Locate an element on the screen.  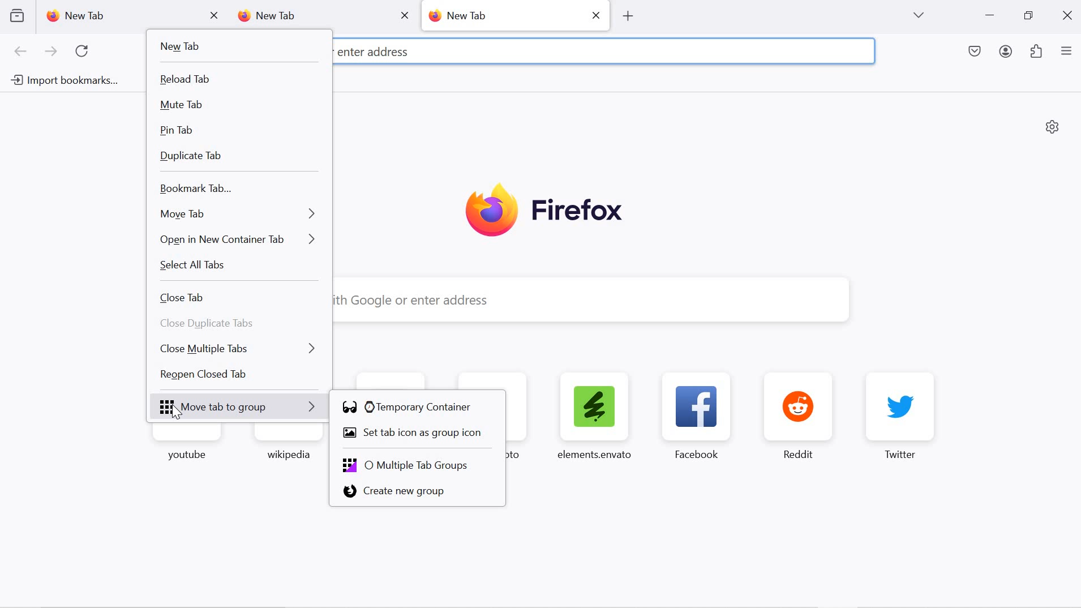
new tab is located at coordinates (503, 15).